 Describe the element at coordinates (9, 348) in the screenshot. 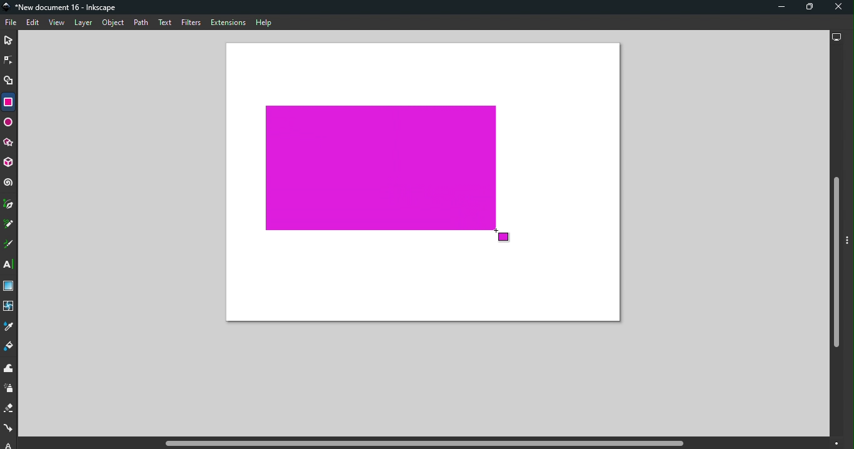

I see `Paint bucket tool` at that location.